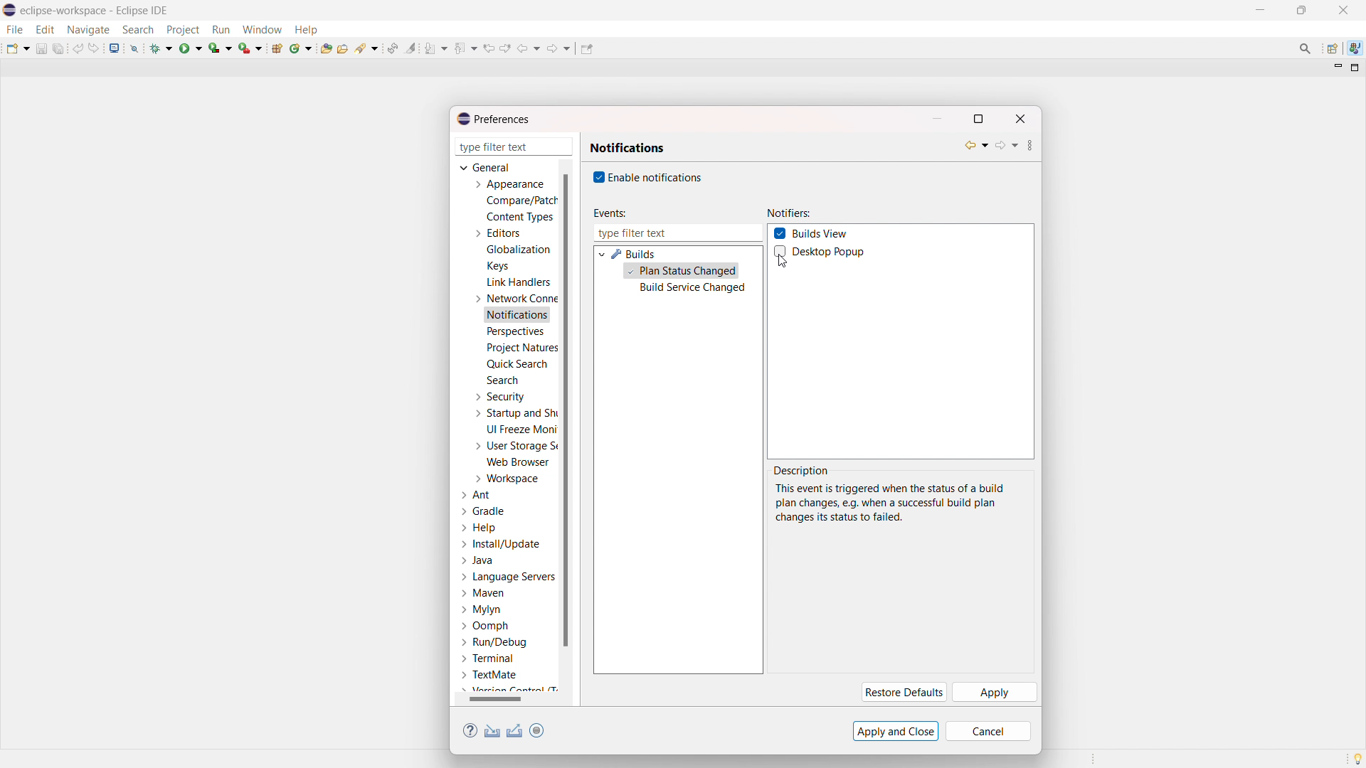 The width and height of the screenshot is (1366, 768). Describe the element at coordinates (94, 48) in the screenshot. I see `redo` at that location.